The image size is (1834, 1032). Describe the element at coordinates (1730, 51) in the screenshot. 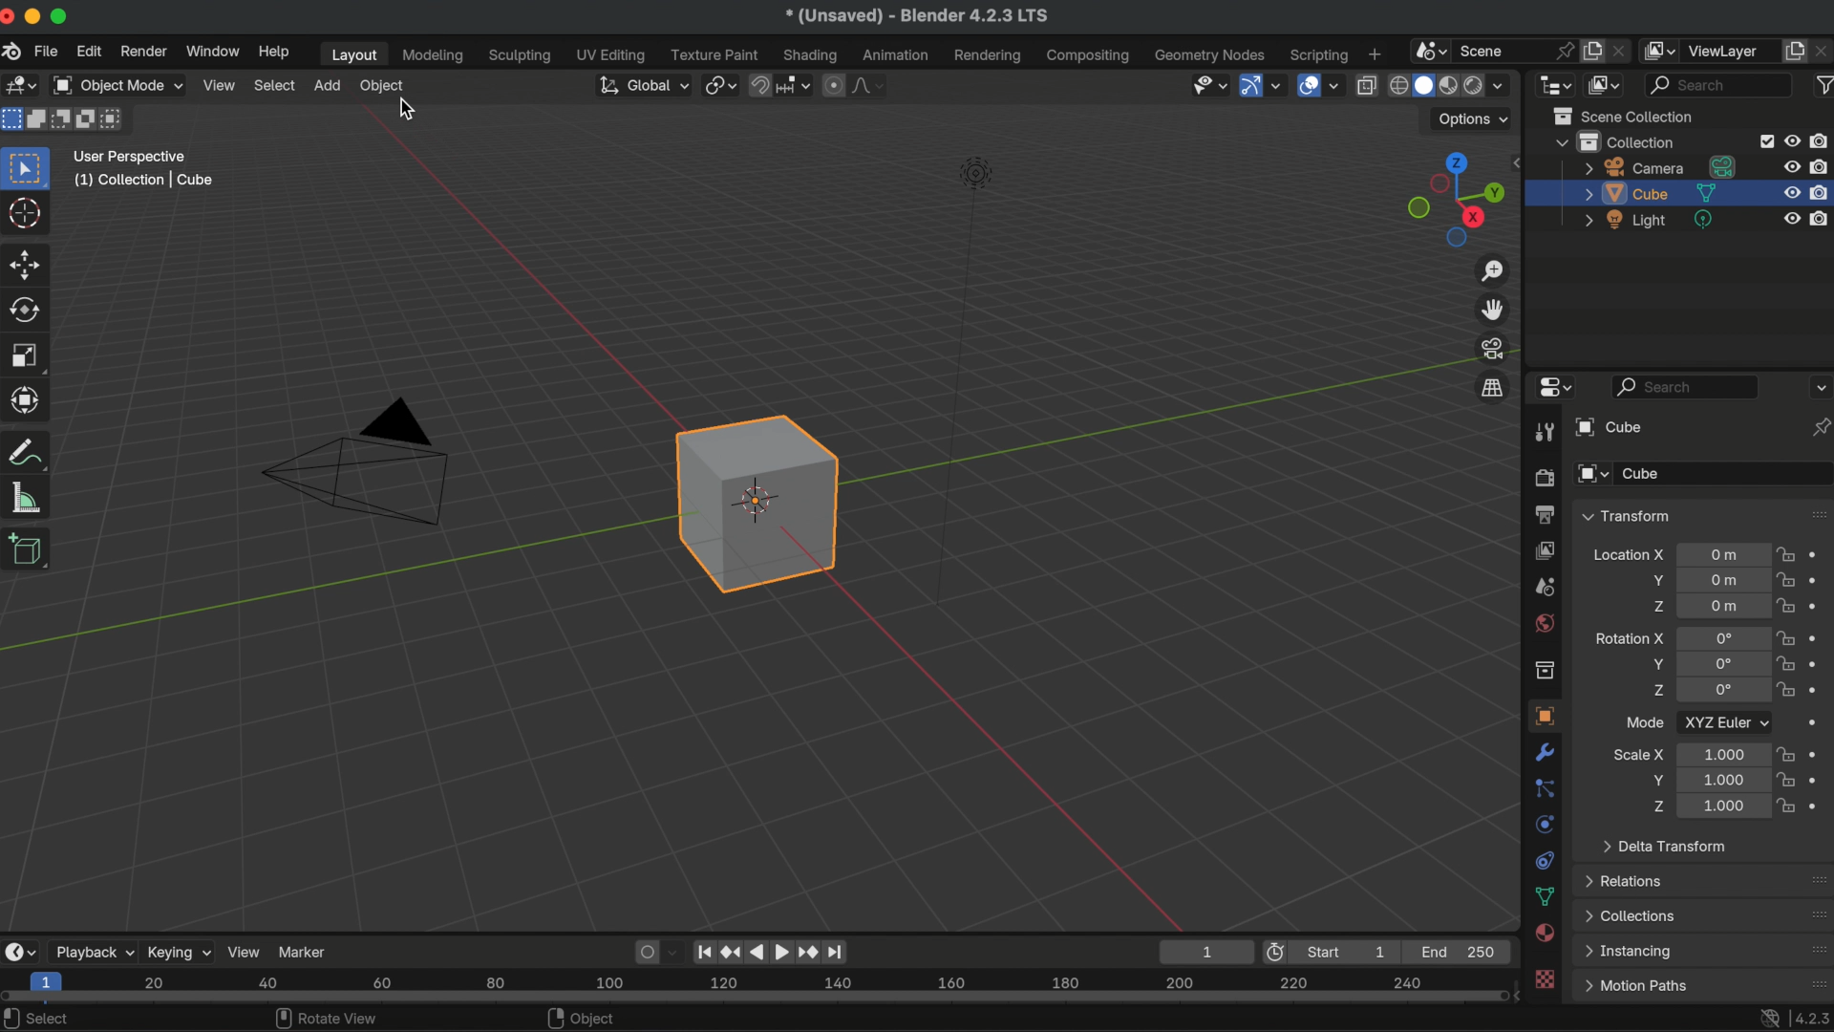

I see `view layer` at that location.